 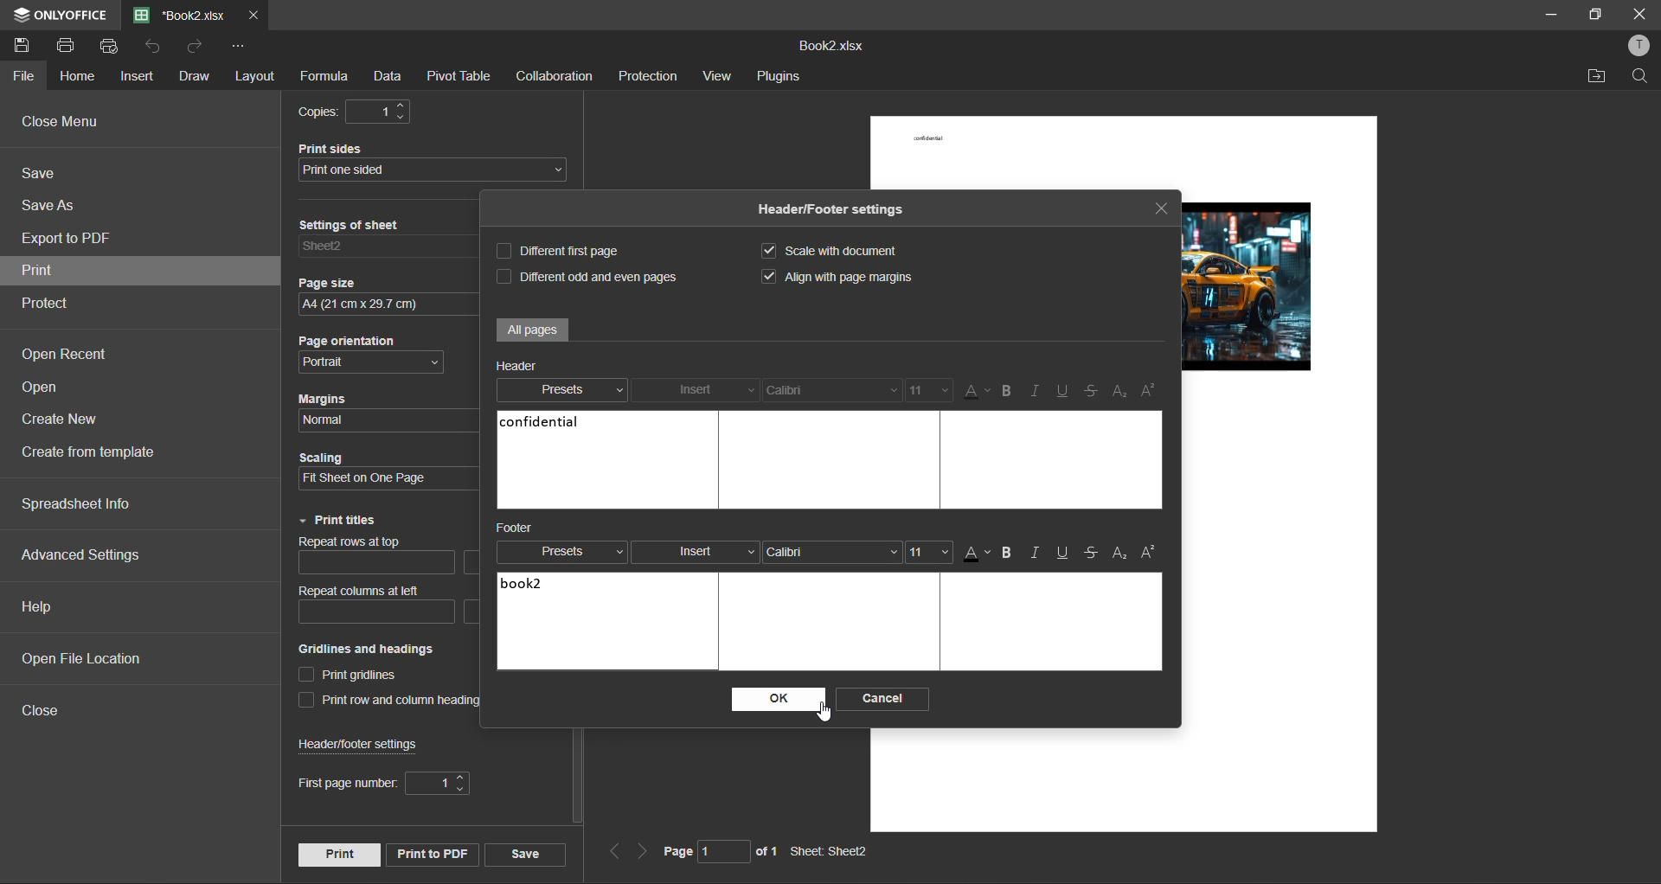 I want to click on font size, so click(x=931, y=390).